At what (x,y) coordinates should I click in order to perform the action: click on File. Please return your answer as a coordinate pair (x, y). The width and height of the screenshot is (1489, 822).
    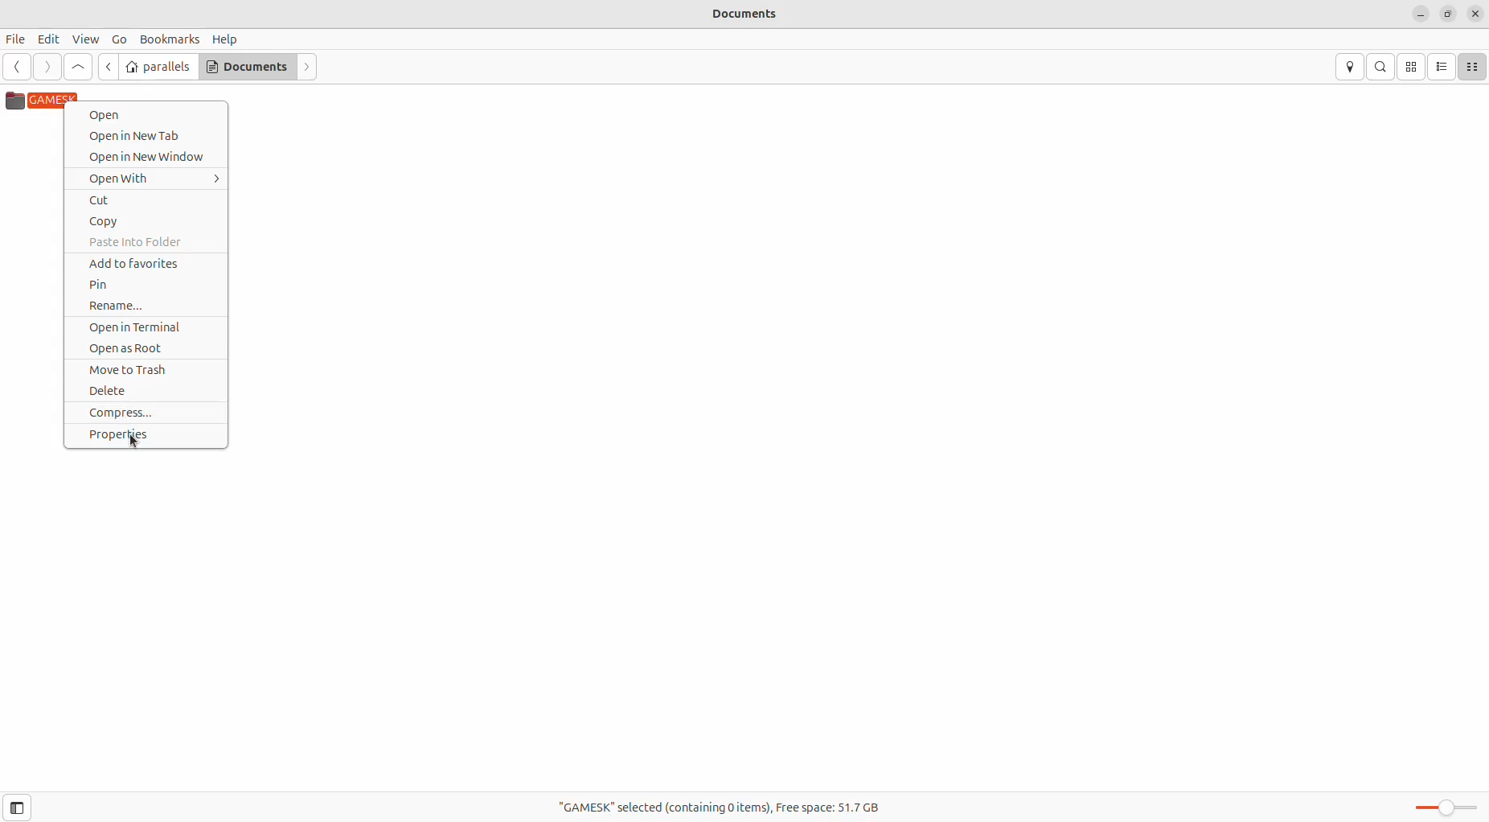
    Looking at the image, I should click on (18, 40).